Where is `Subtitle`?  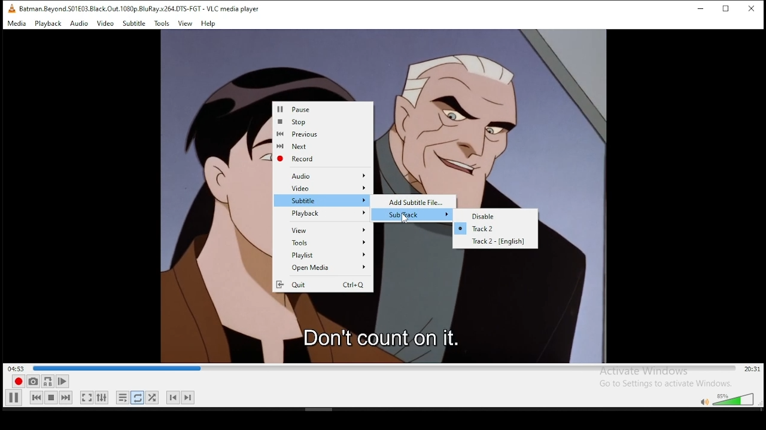
Subtitle is located at coordinates (325, 200).